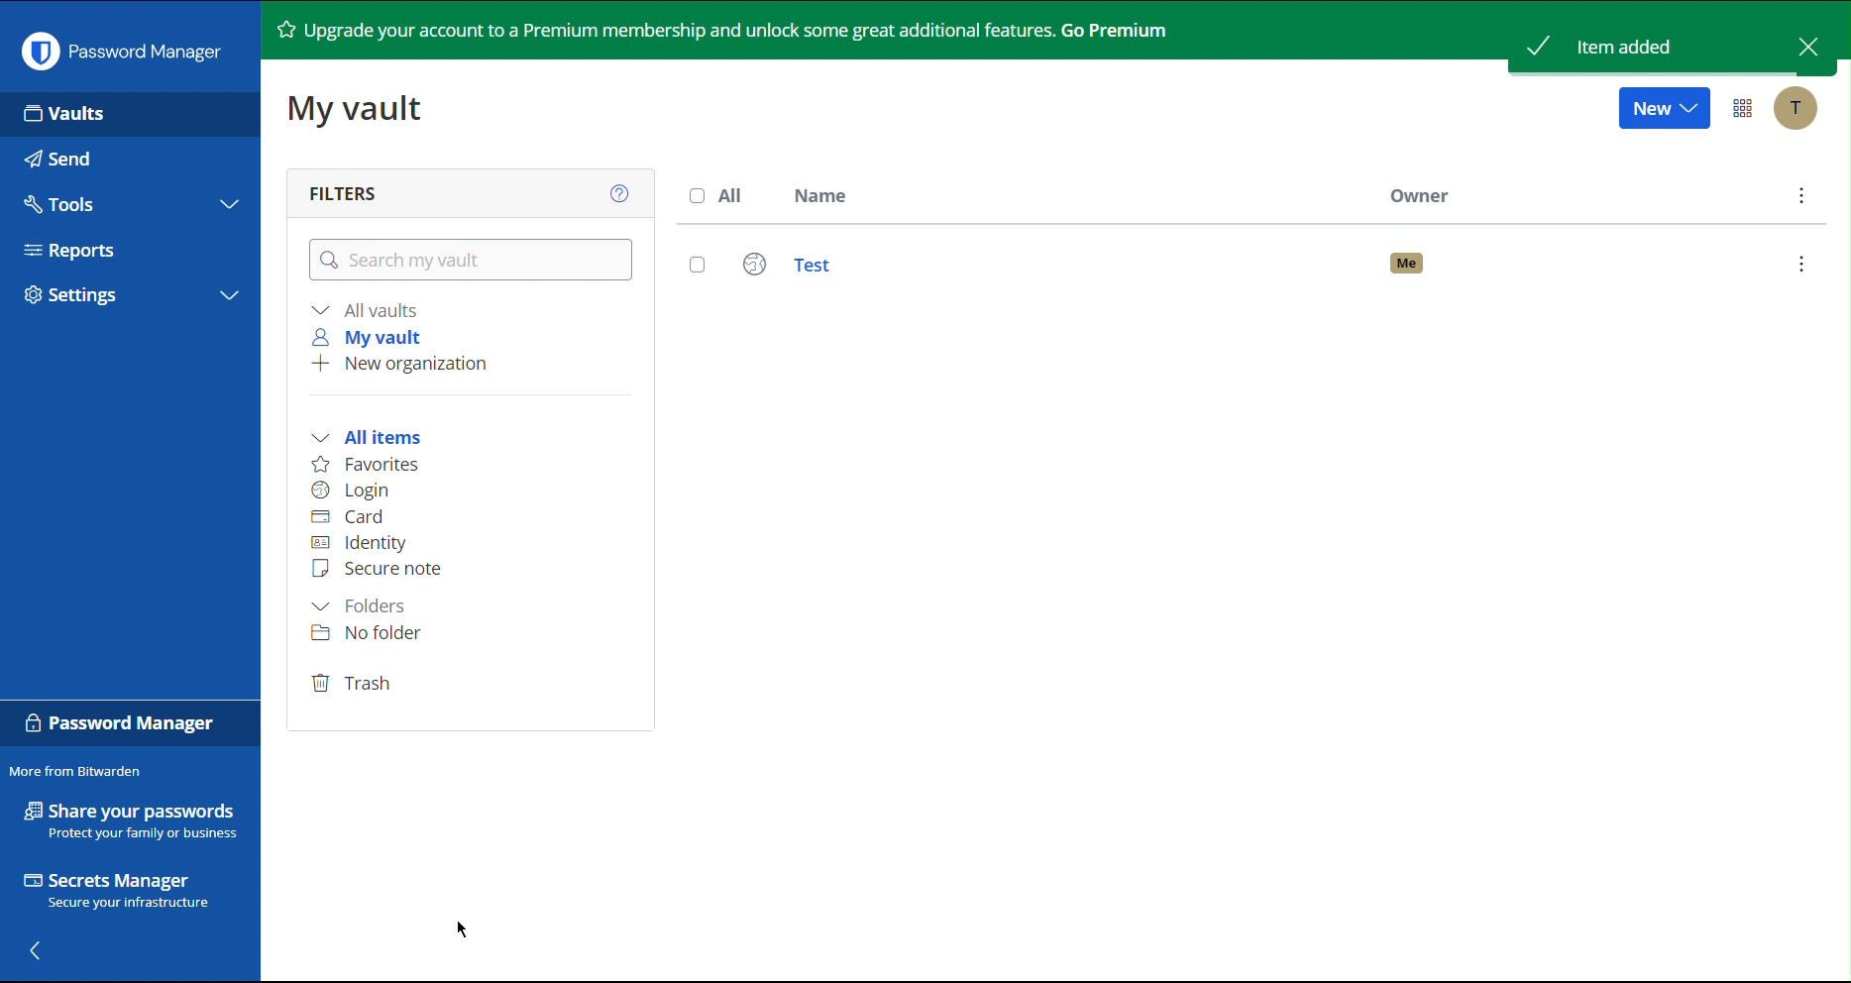 The width and height of the screenshot is (1851, 983). Describe the element at coordinates (124, 296) in the screenshot. I see `Settings` at that location.